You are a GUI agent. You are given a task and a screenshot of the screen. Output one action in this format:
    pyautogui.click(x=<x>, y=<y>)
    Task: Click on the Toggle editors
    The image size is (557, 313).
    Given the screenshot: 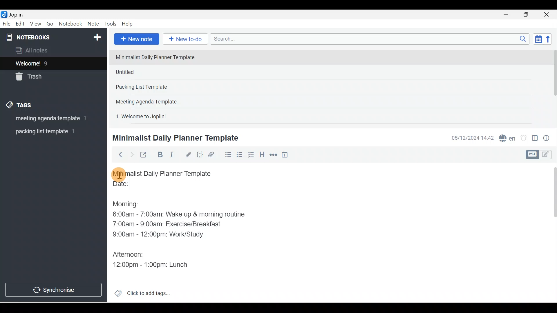 What is the action you would take?
    pyautogui.click(x=535, y=139)
    